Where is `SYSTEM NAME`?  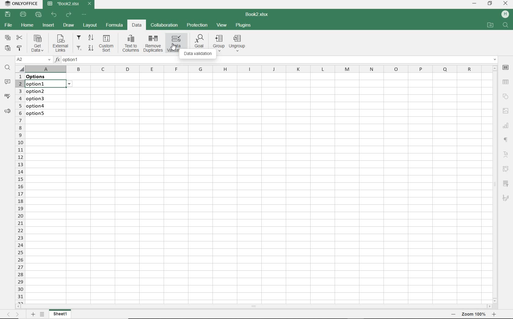 SYSTEM NAME is located at coordinates (22, 4).